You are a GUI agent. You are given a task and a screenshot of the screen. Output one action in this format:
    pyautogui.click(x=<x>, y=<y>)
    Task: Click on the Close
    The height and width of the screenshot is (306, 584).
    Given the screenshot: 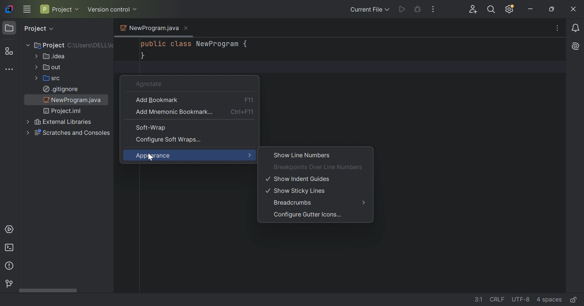 What is the action you would take?
    pyautogui.click(x=186, y=28)
    